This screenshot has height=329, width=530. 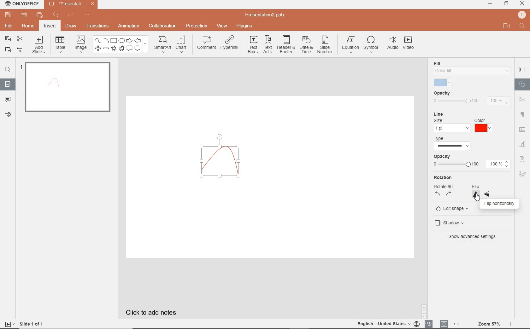 I want to click on image settings, so click(x=522, y=99).